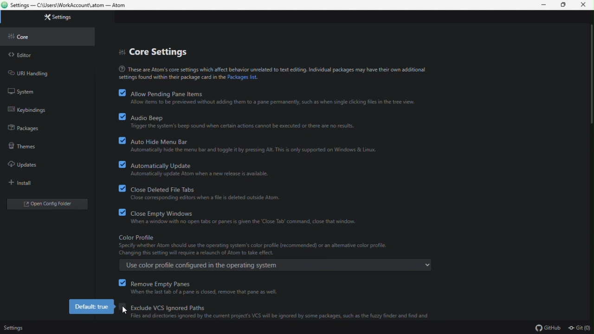  What do you see at coordinates (566, 5) in the screenshot?
I see `Restore` at bounding box center [566, 5].